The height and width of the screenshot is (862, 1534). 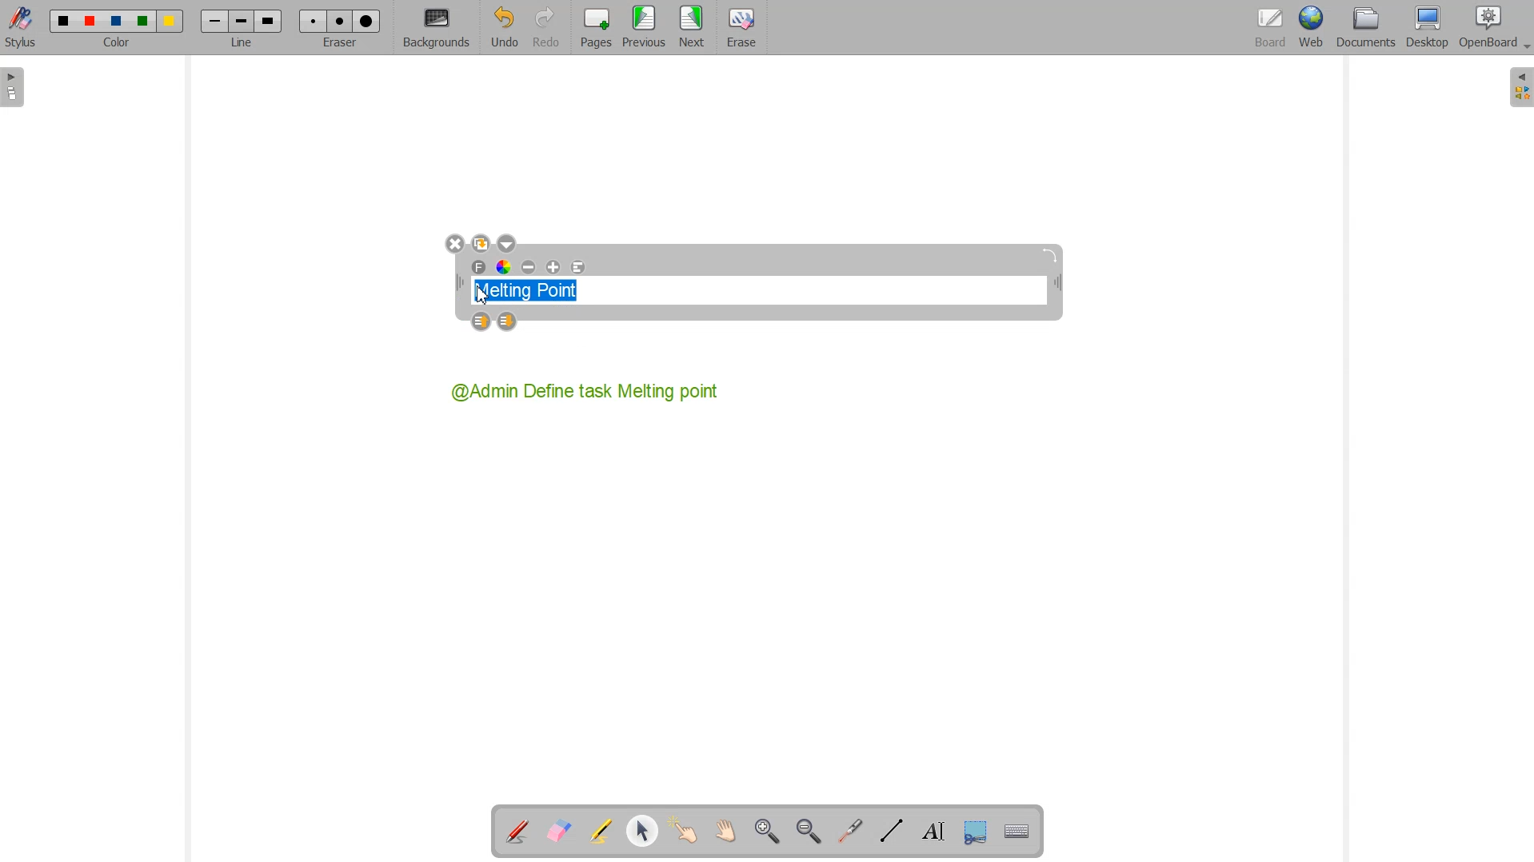 I want to click on Text Alignment, so click(x=577, y=268).